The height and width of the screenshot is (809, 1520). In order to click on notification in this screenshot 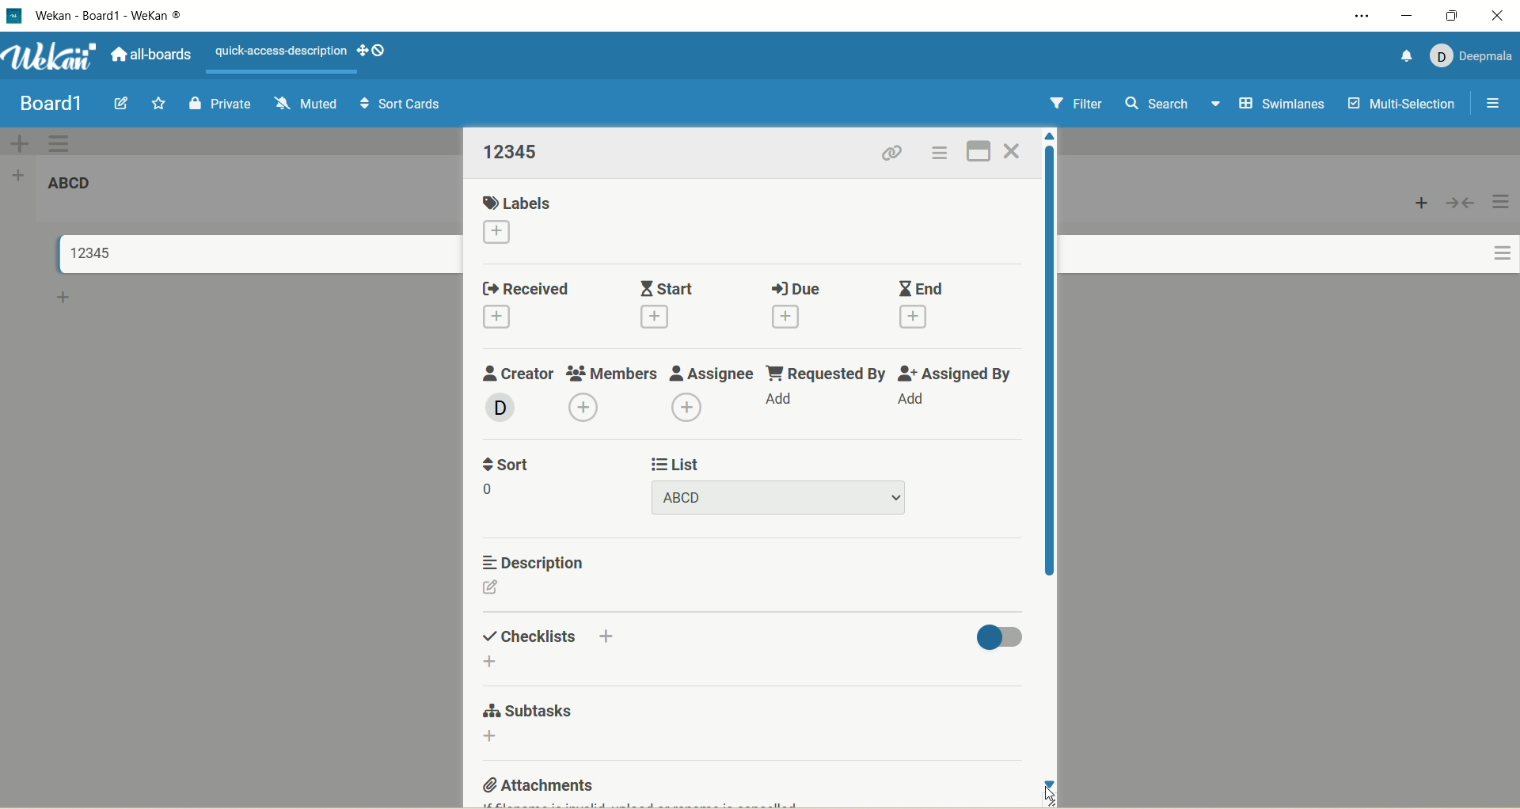, I will do `click(1400, 55)`.